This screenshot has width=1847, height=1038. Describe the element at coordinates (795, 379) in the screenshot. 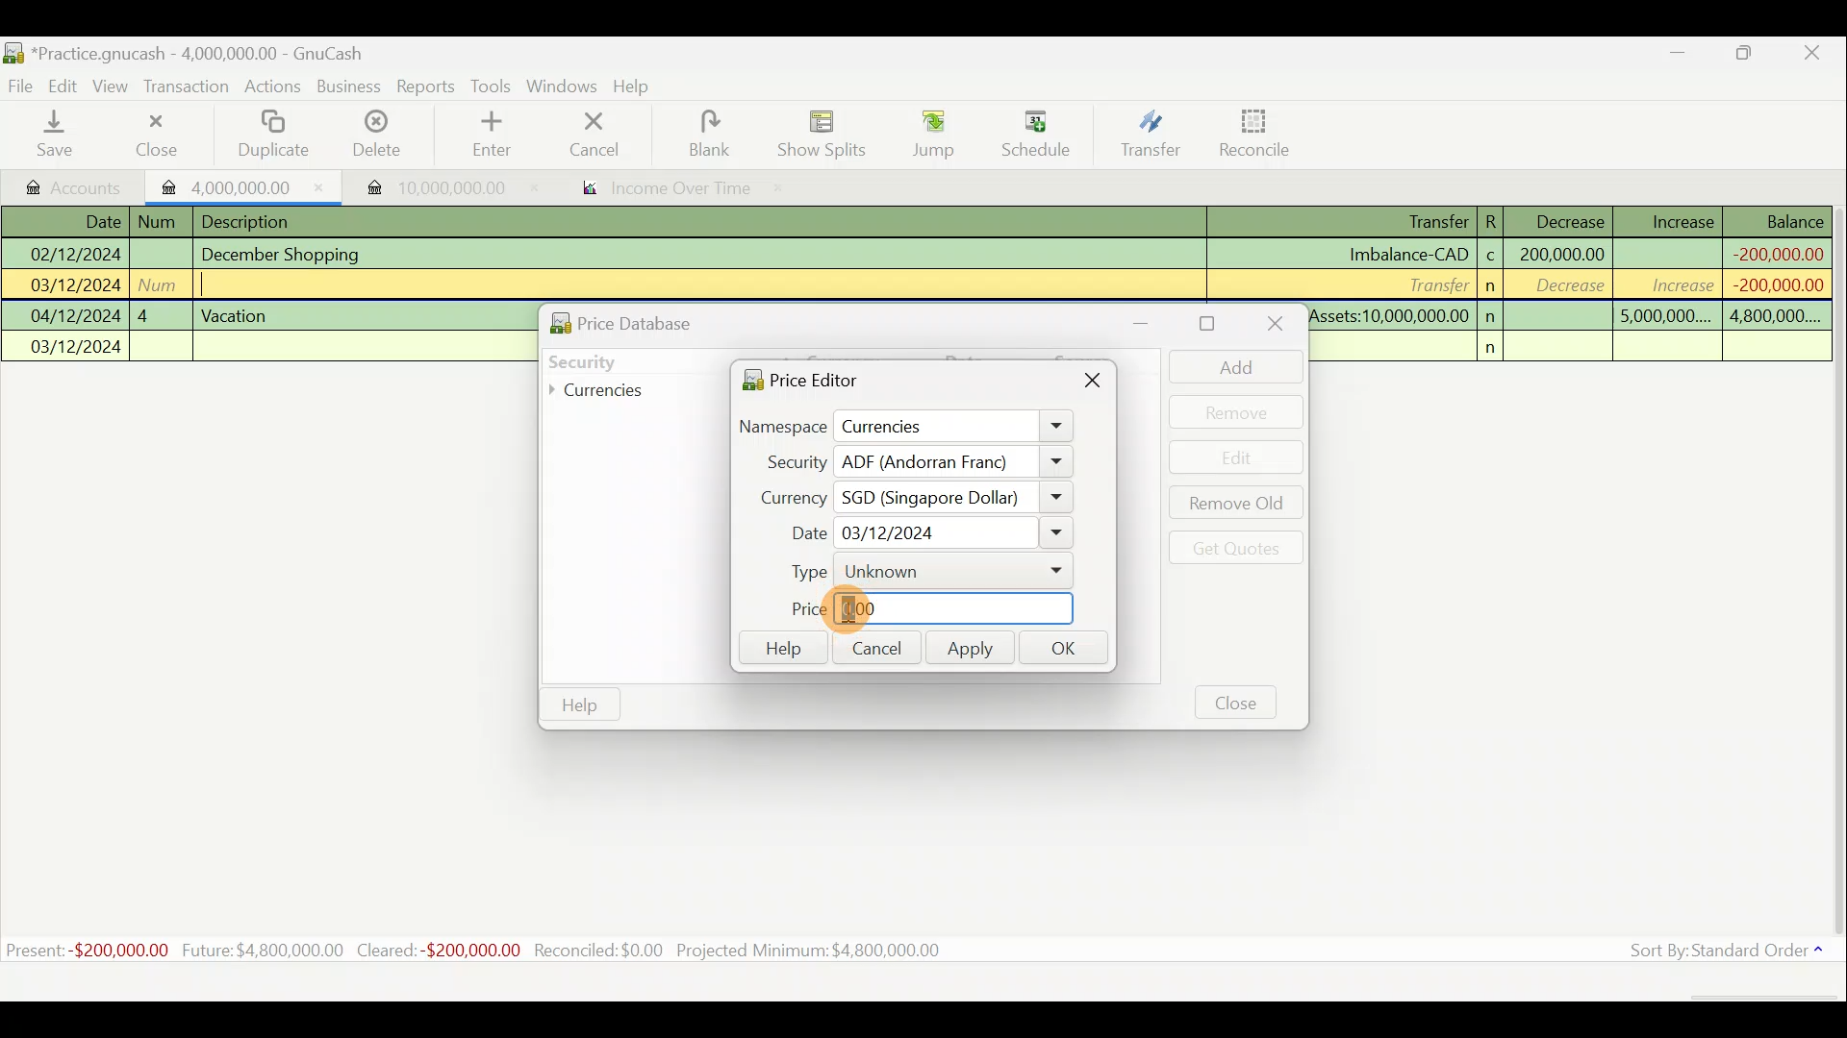

I see `Price editor` at that location.